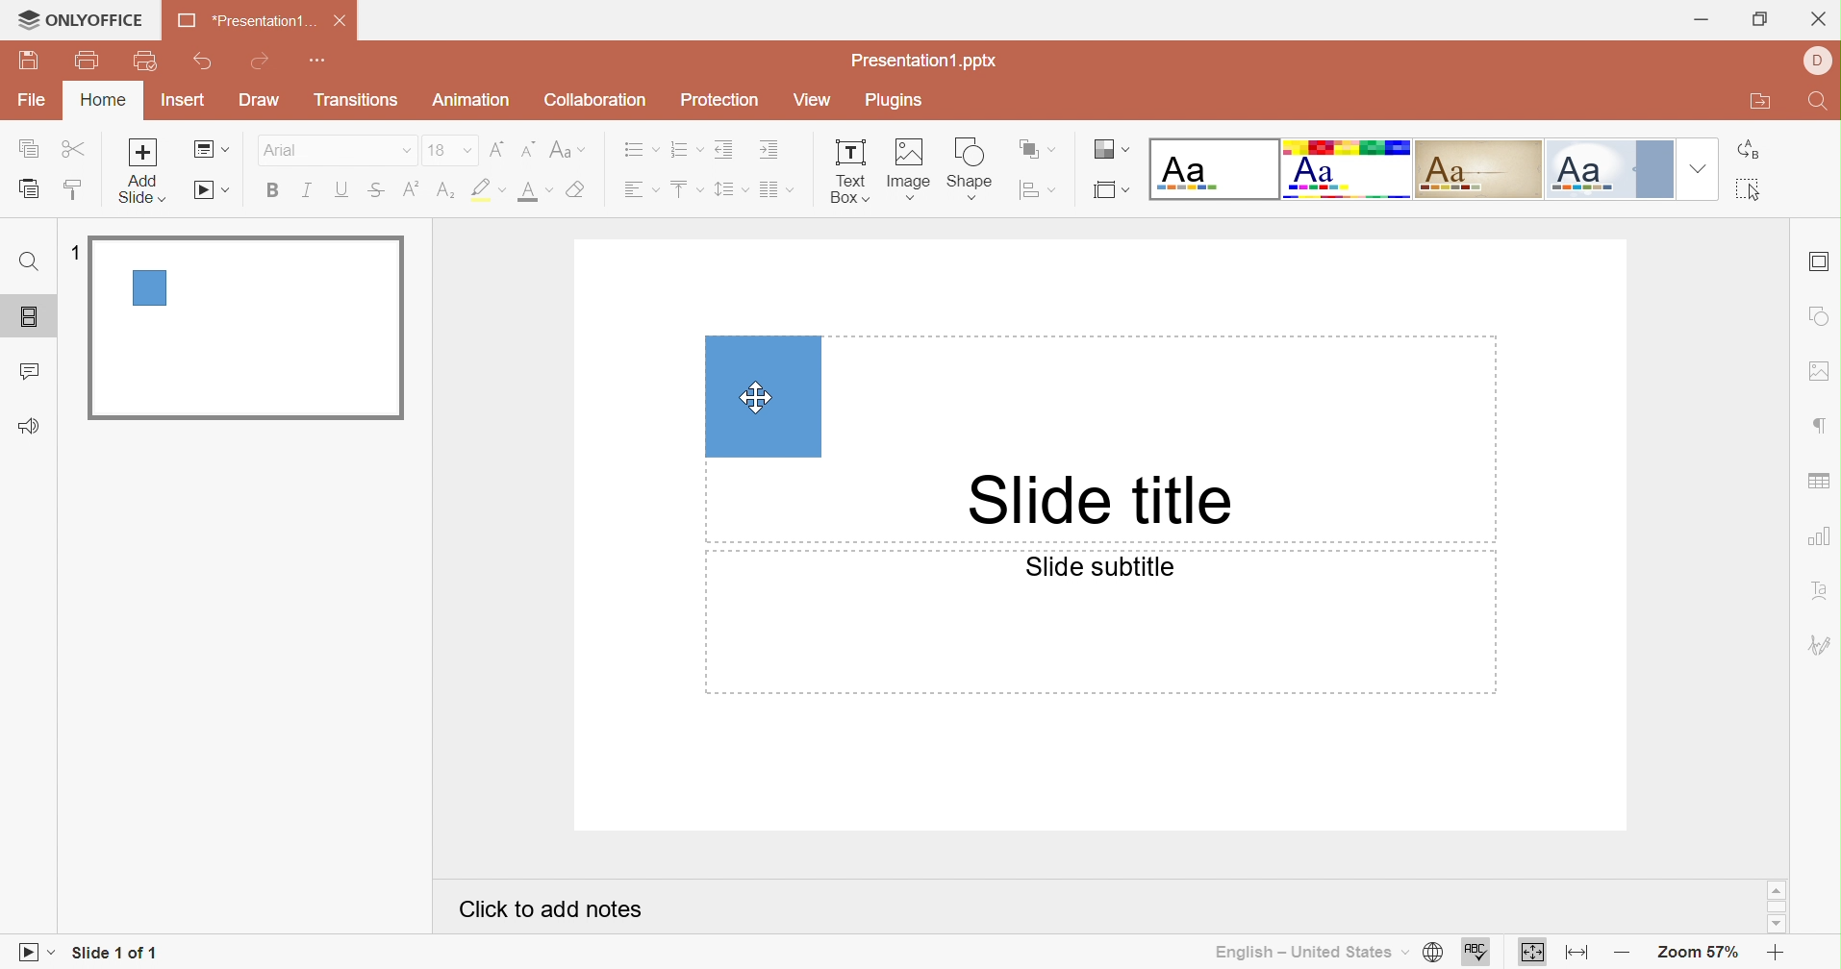 The width and height of the screenshot is (1841, 969). I want to click on Scroll bar, so click(1778, 907).